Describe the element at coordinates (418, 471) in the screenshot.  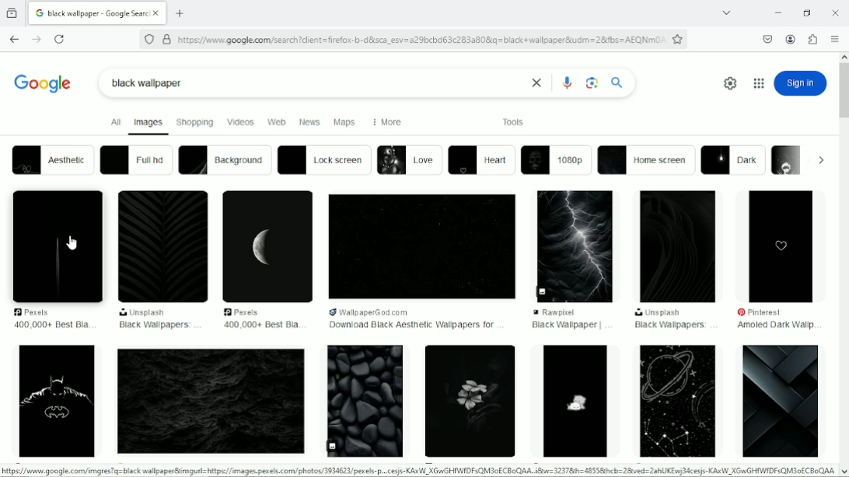
I see `https://www.google.co.in/imgres?q=black%20wallpaper&imgurl=https%3A%2F%2Fimages.pexels.com%2Fphotos%2F695644%2Fpexels-photo-695644.jpeg%3Fcs%3Dsrgb%26dl%3Dpexels-byrahul-695644.jpg%26fm%3Djpg&imgrefurl=https%3A%2F%2Fwww.pexels.com%2Fsearch%2Fblack%2520wallpaper%2F&docid=rPo4bzOHVWDzcM&tbnid=3eOafvdDv6MOfM&vet=12ahUKEwiRnZKm1oiLAxVBrlYBHStNNWIQM3oECGcQAA..i&w=2400&h=1600&hcb=2&ved=2ahUKEwiRnZKm1oiLAxVBrlYBHStNNWIQM3oECGcQAA` at that location.